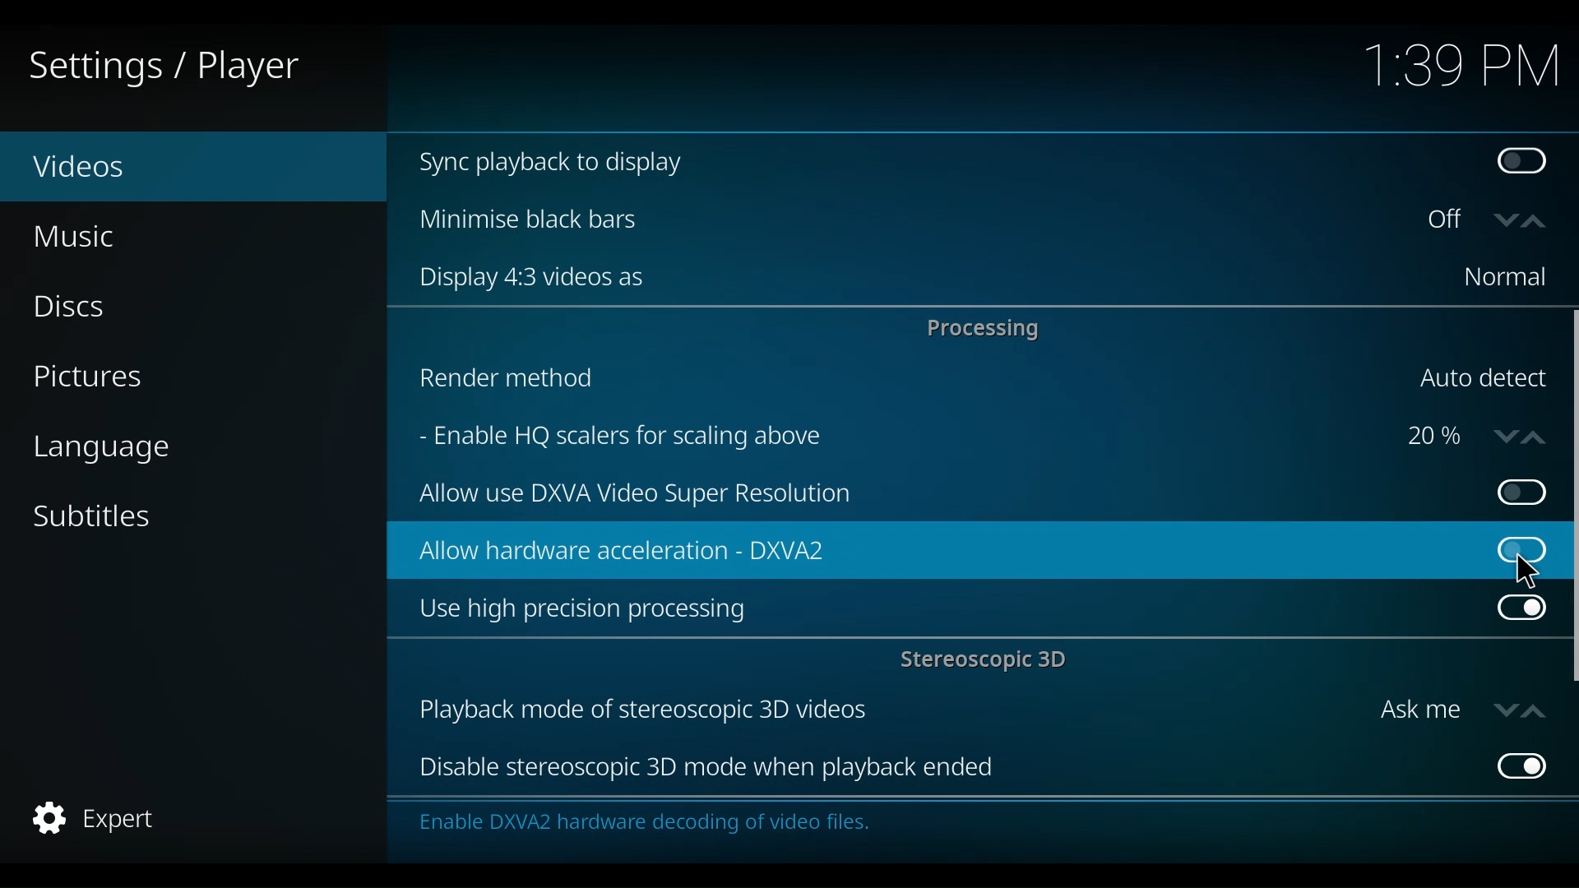 This screenshot has width=1579, height=888. I want to click on Enable HQ scalers for scaling above, so click(896, 438).